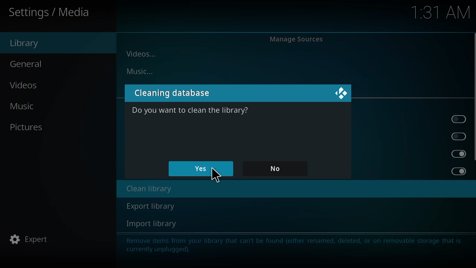 The height and width of the screenshot is (268, 476). What do you see at coordinates (340, 94) in the screenshot?
I see `close` at bounding box center [340, 94].